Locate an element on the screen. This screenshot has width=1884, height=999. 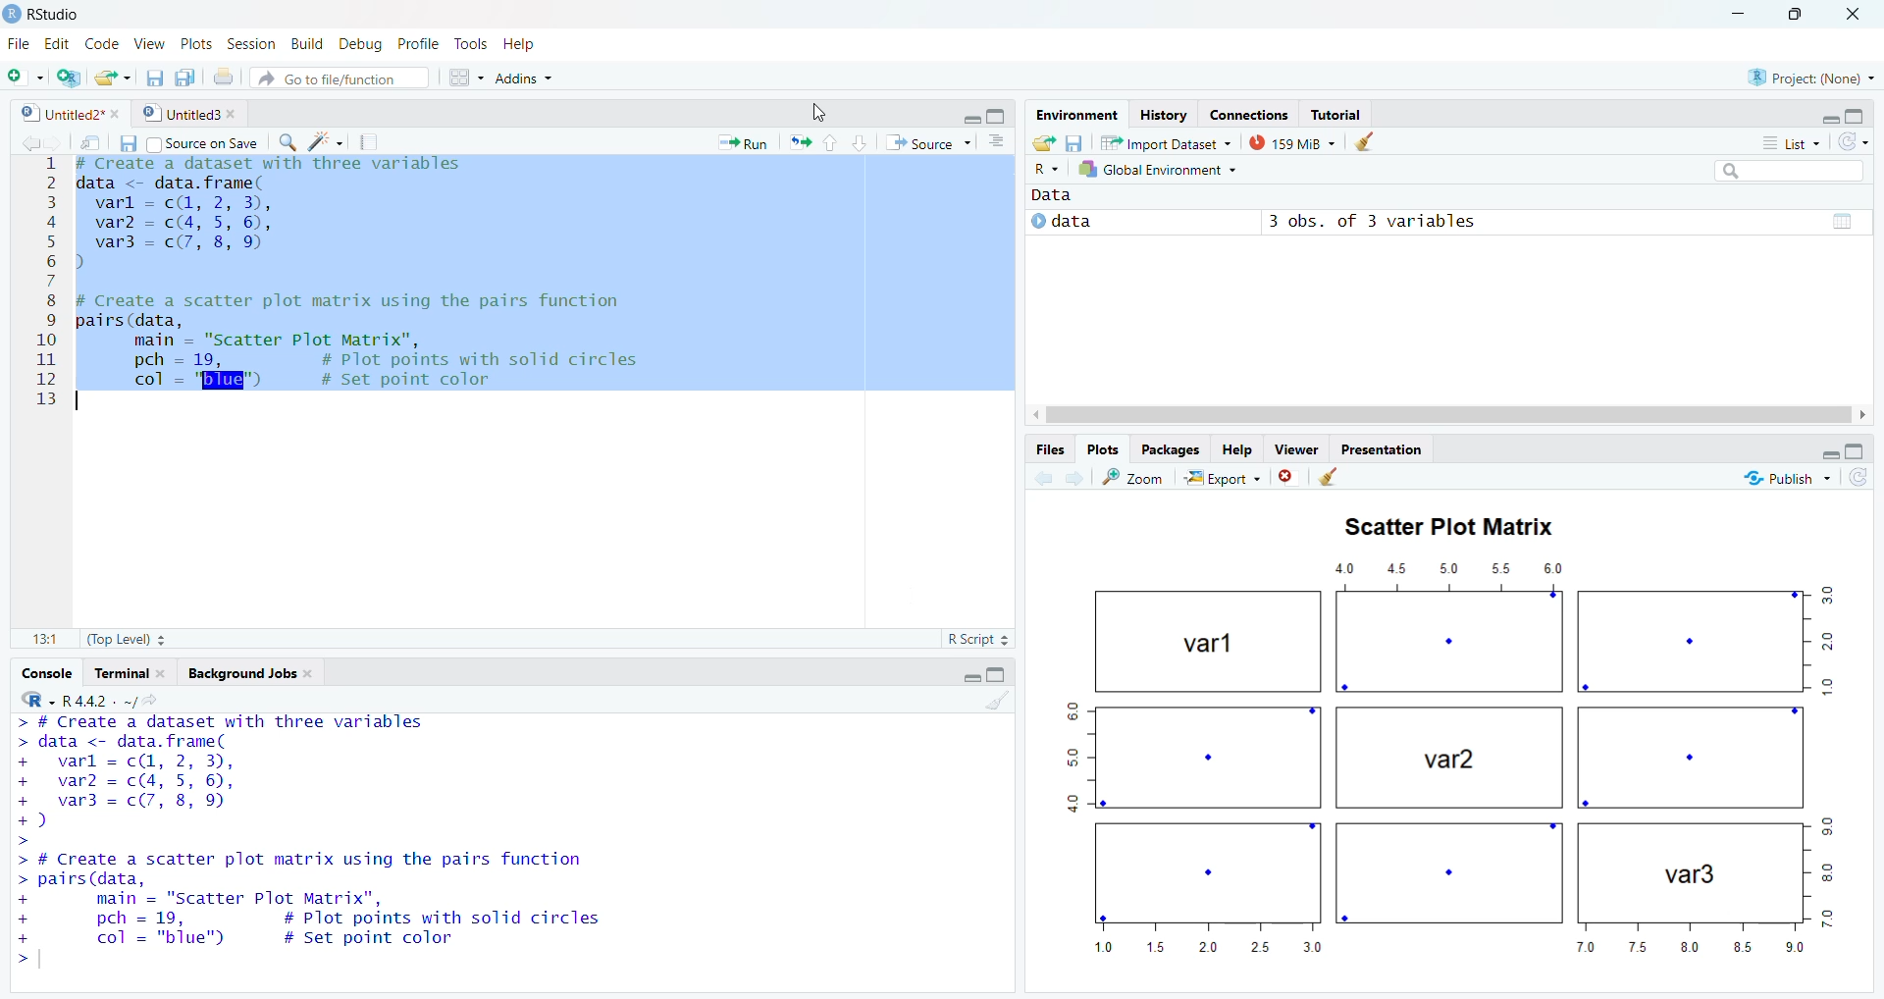
Maximize is located at coordinates (1803, 20).